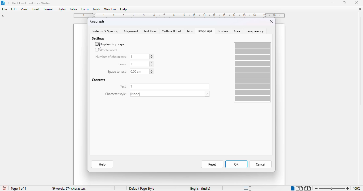  Describe the element at coordinates (253, 73) in the screenshot. I see `preview box` at that location.